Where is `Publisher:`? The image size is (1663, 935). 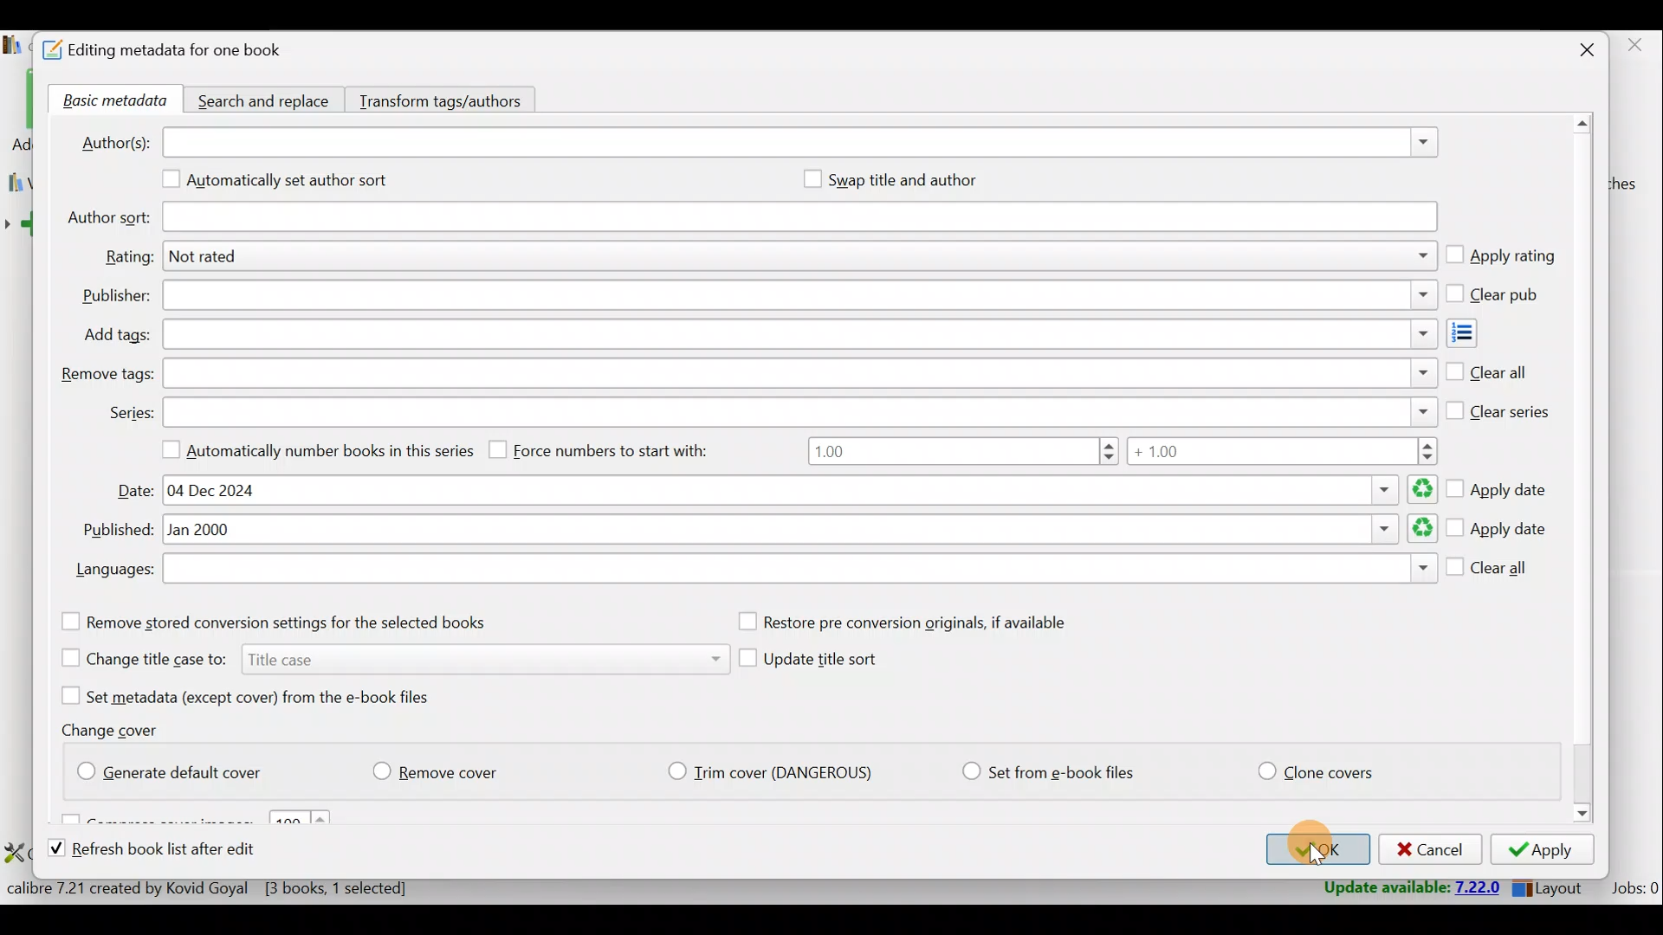 Publisher: is located at coordinates (116, 296).